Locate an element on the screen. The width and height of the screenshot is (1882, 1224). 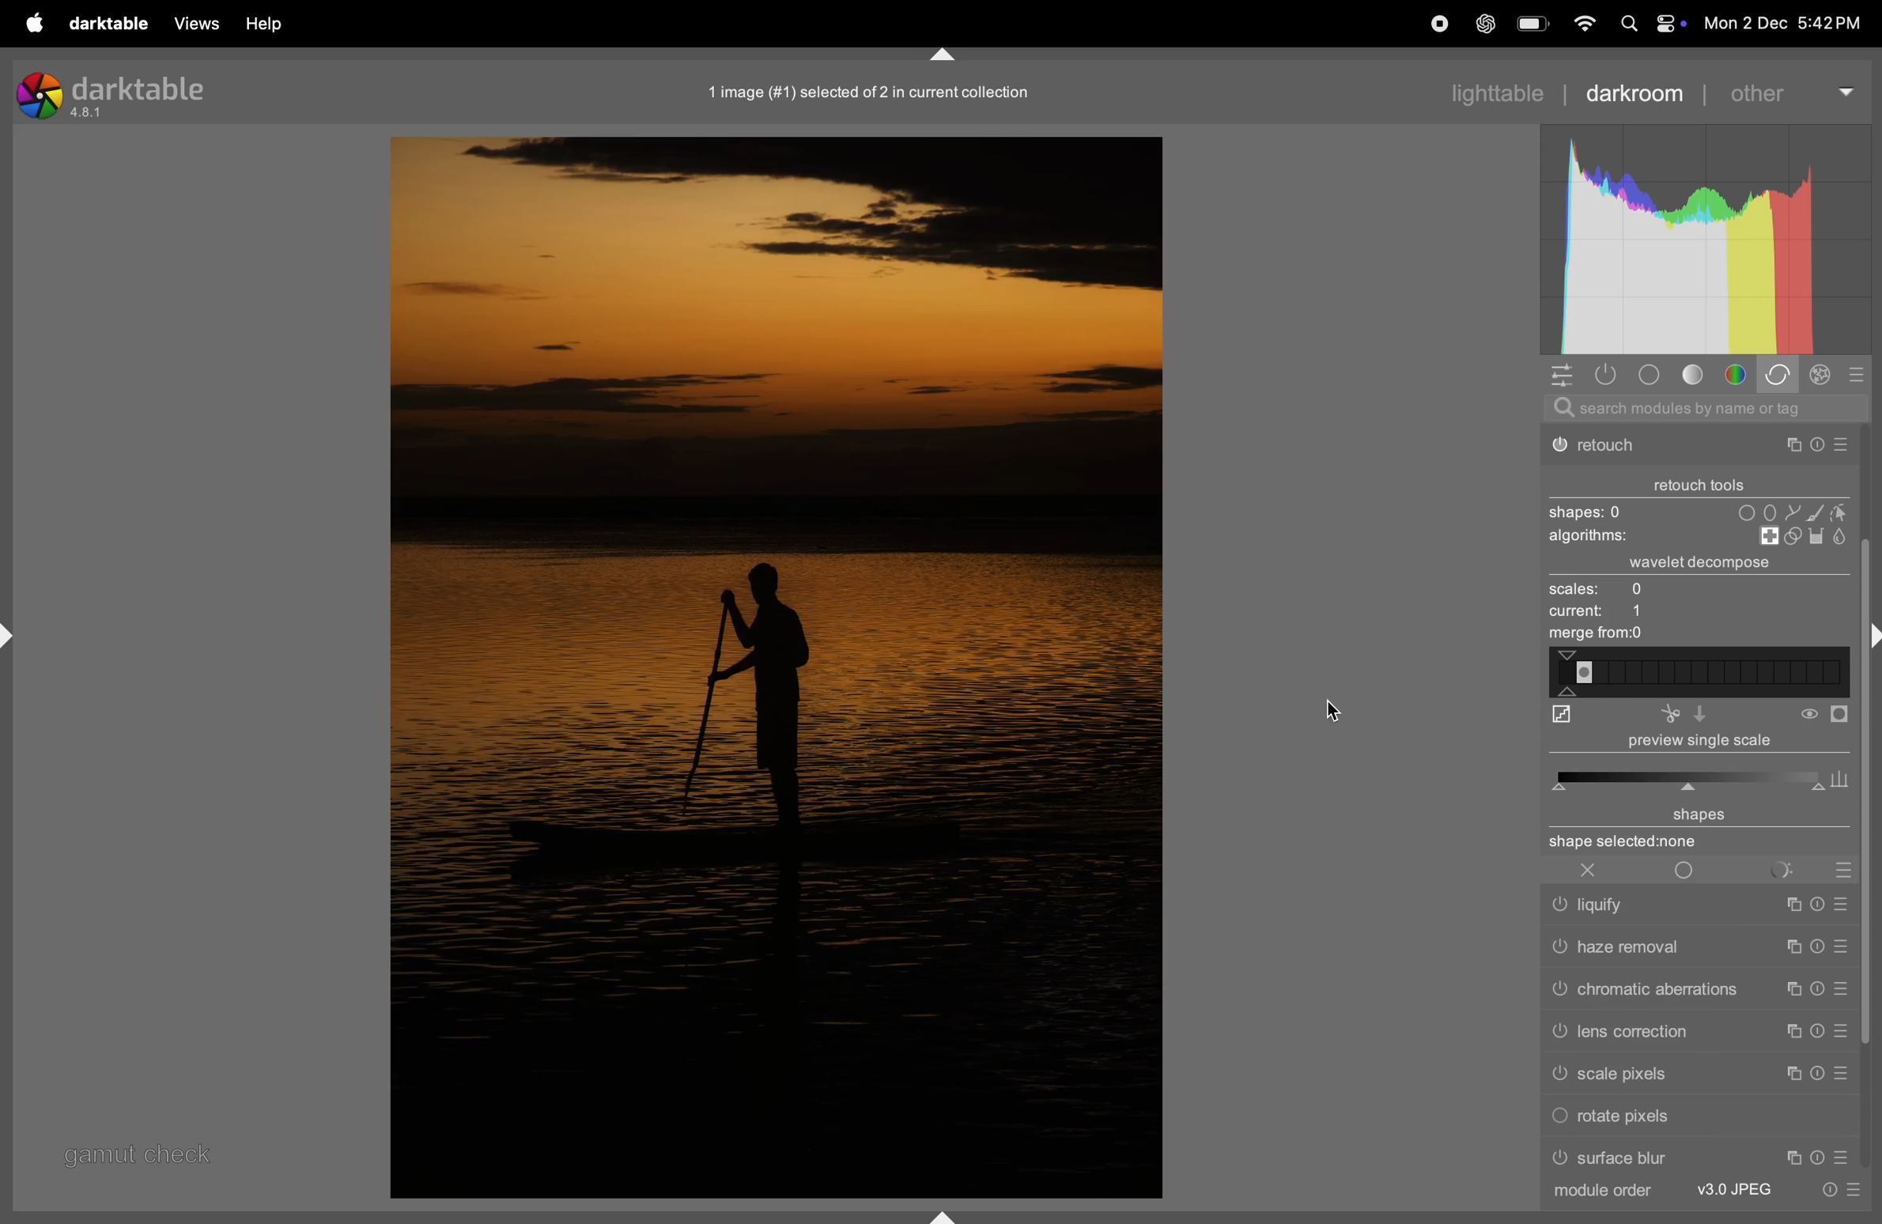
wifi is located at coordinates (1582, 25).